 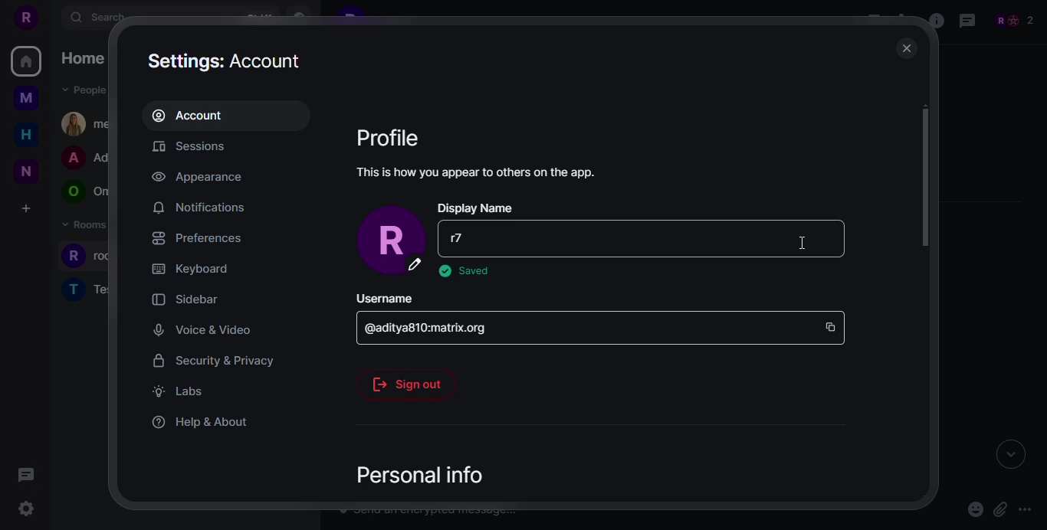 I want to click on rooms, so click(x=86, y=258).